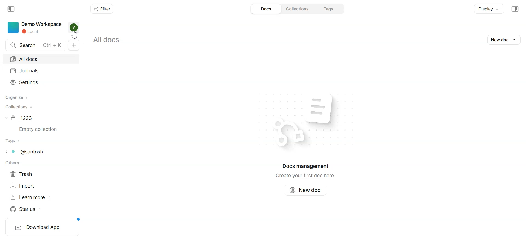 The height and width of the screenshot is (237, 526). What do you see at coordinates (498, 40) in the screenshot?
I see `New doc` at bounding box center [498, 40].